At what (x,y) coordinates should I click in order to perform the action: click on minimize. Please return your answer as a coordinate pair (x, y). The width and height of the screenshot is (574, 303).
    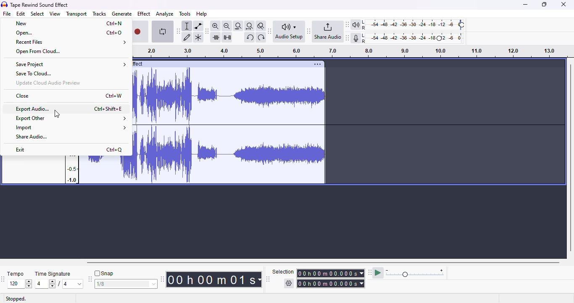
    Looking at the image, I should click on (525, 5).